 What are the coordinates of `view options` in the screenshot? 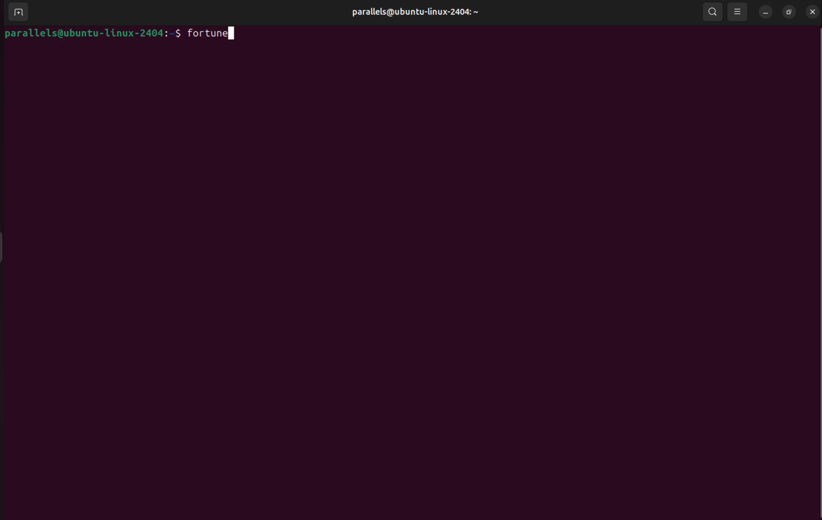 It's located at (738, 11).